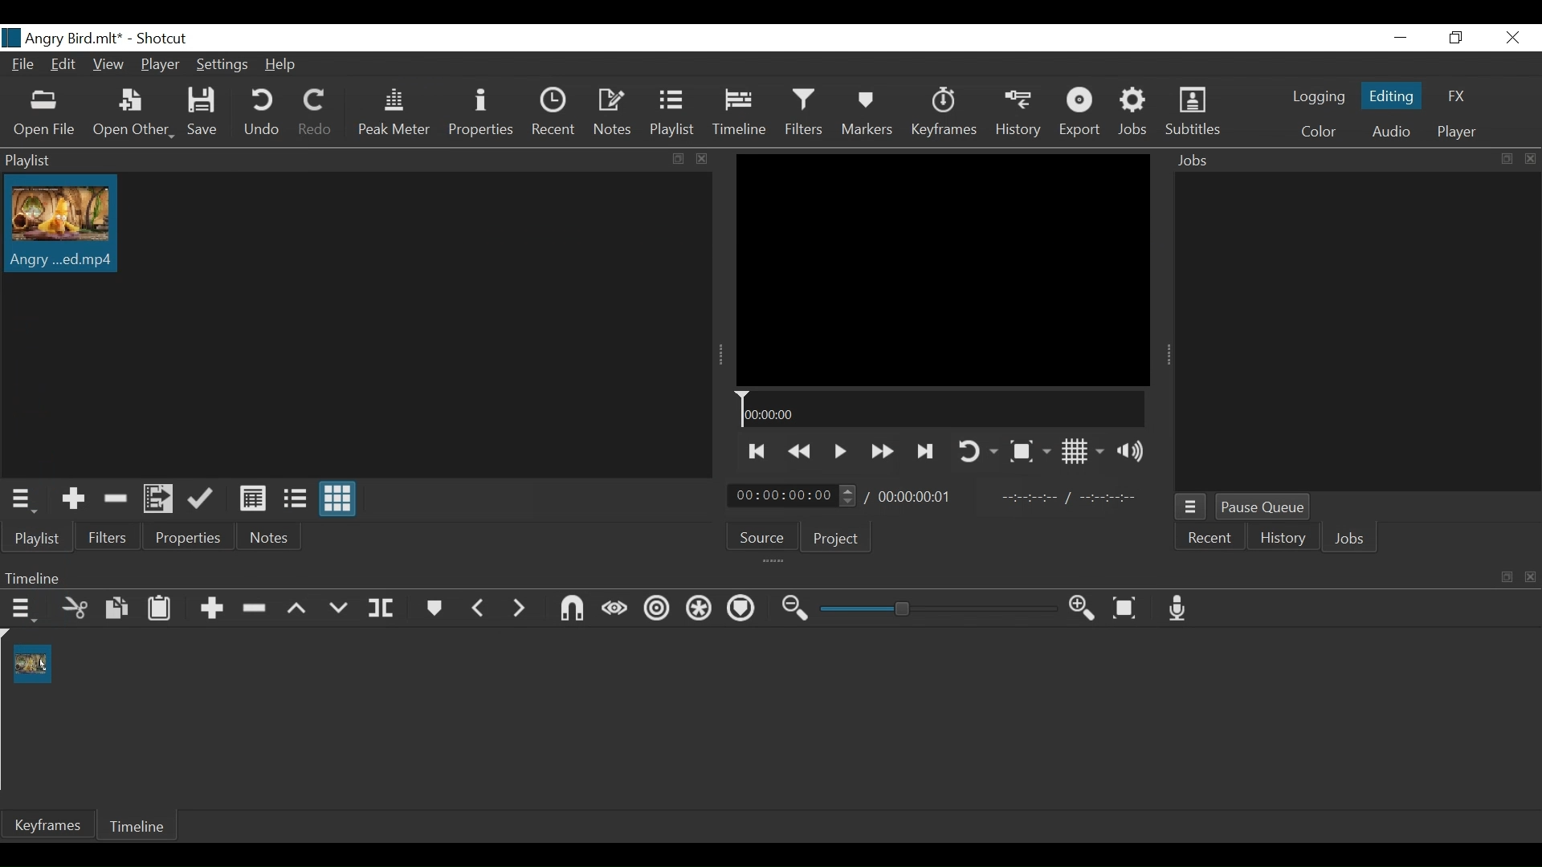  What do you see at coordinates (392, 112) in the screenshot?
I see `Peak Meter` at bounding box center [392, 112].